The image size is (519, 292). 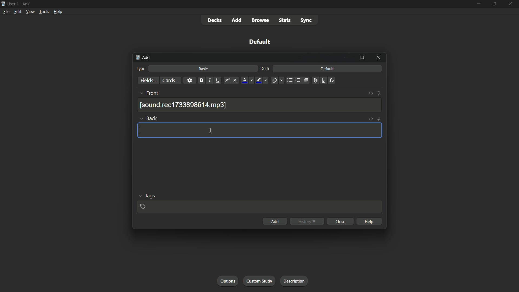 What do you see at coordinates (306, 81) in the screenshot?
I see `alignment` at bounding box center [306, 81].